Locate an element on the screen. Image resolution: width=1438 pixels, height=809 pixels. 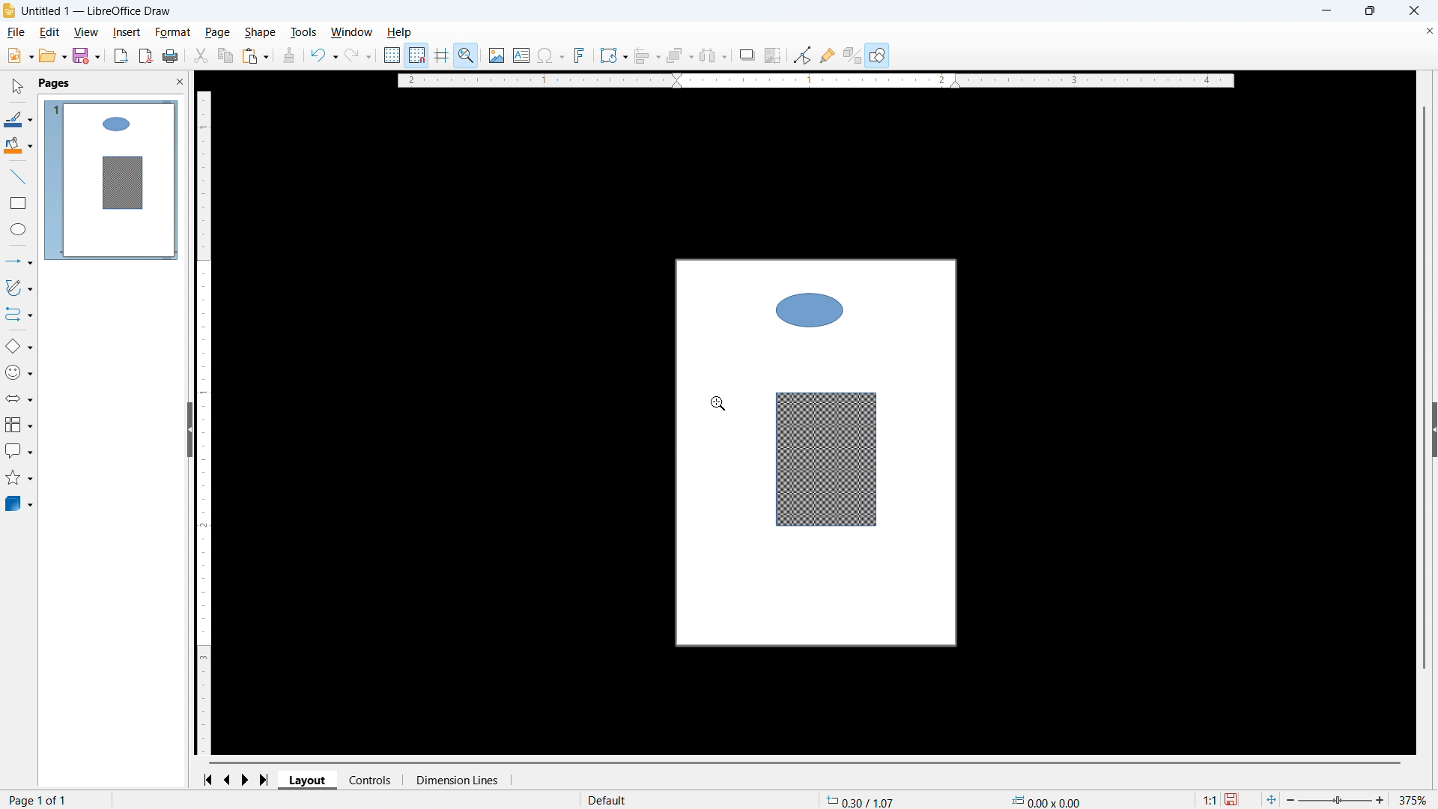
Insert symbol  is located at coordinates (550, 55).